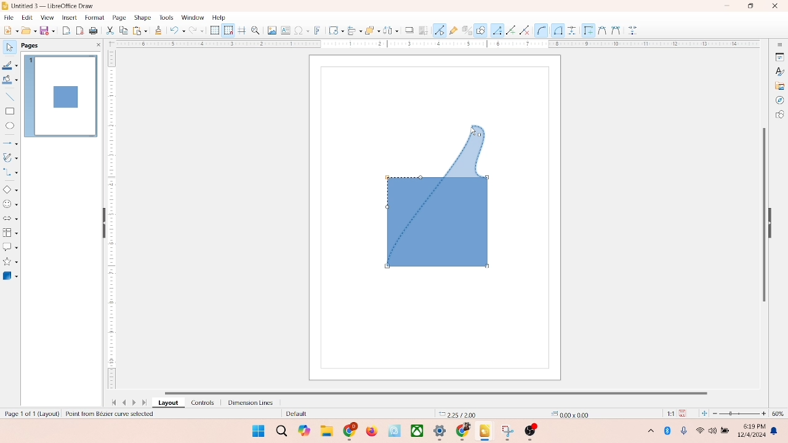 Image resolution: width=788 pixels, height=443 pixels. What do you see at coordinates (10, 82) in the screenshot?
I see `fill color` at bounding box center [10, 82].